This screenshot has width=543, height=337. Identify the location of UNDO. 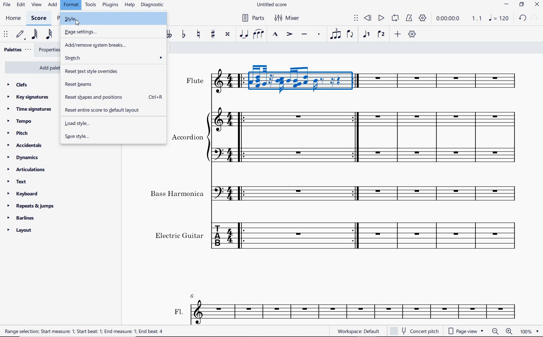
(523, 18).